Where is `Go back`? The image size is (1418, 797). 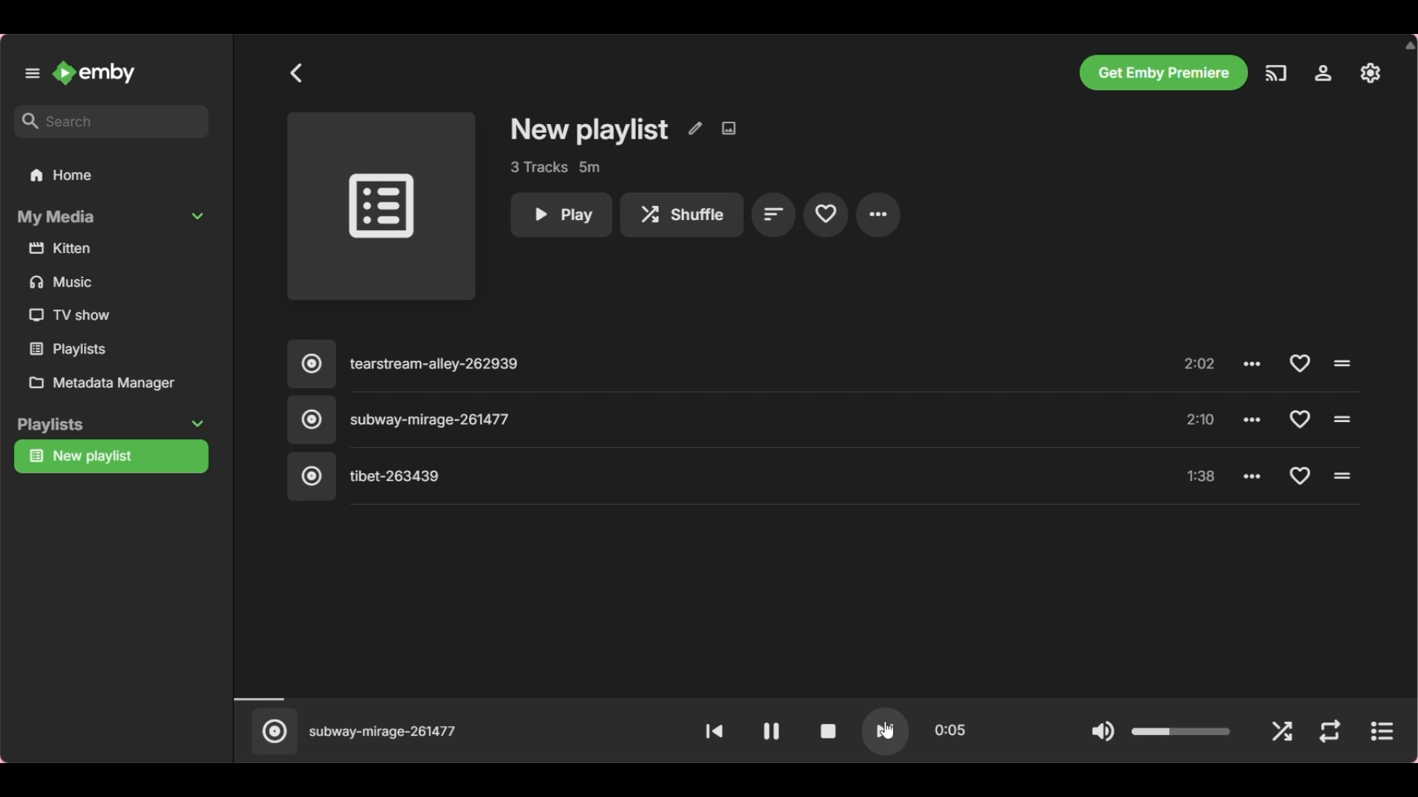
Go back is located at coordinates (295, 72).